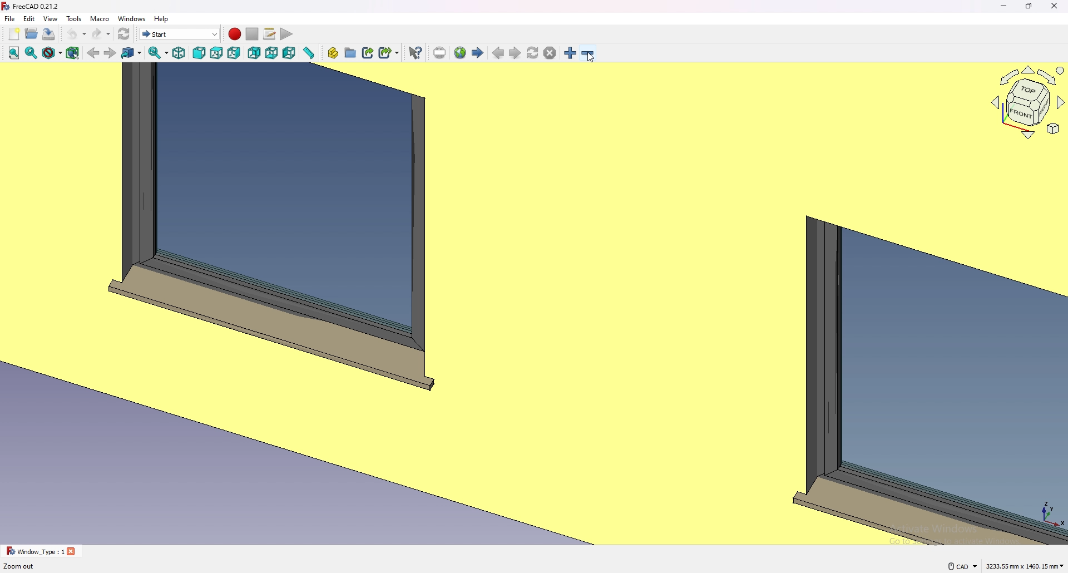  What do you see at coordinates (93, 53) in the screenshot?
I see `back` at bounding box center [93, 53].